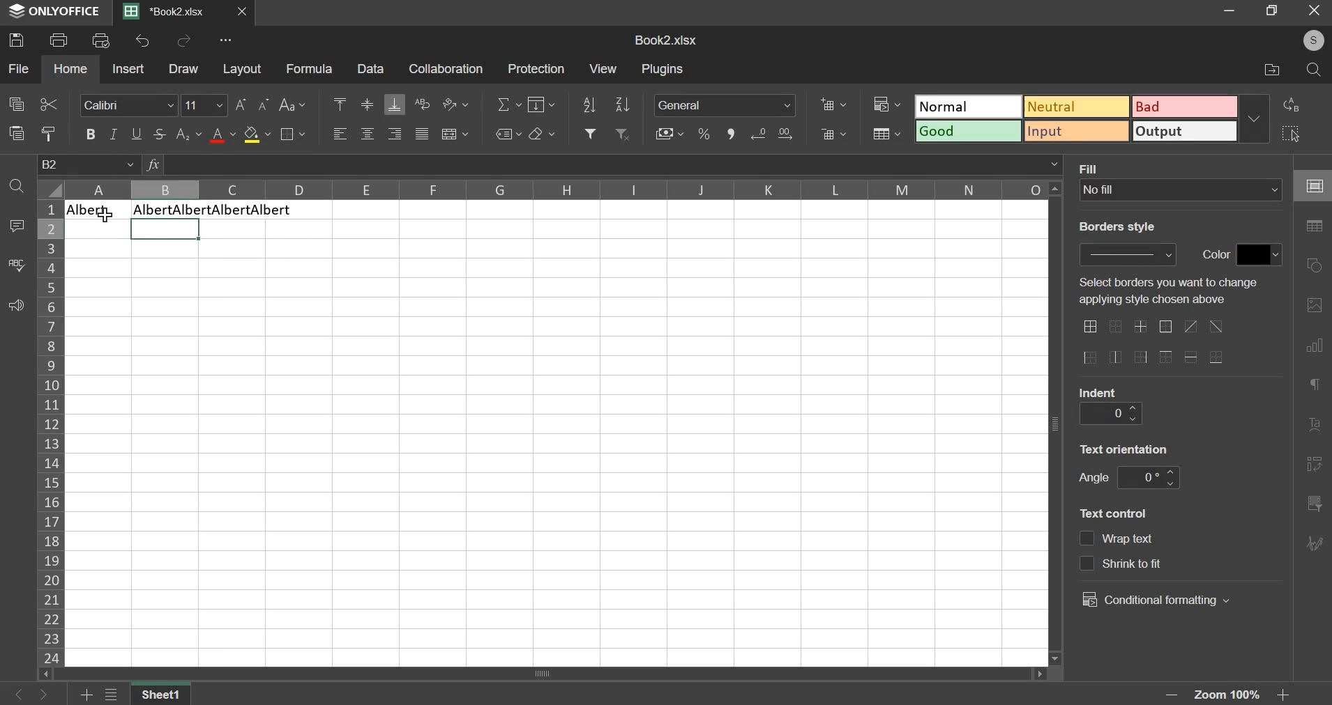  Describe the element at coordinates (1315, 226) in the screenshot. I see `table settings` at that location.